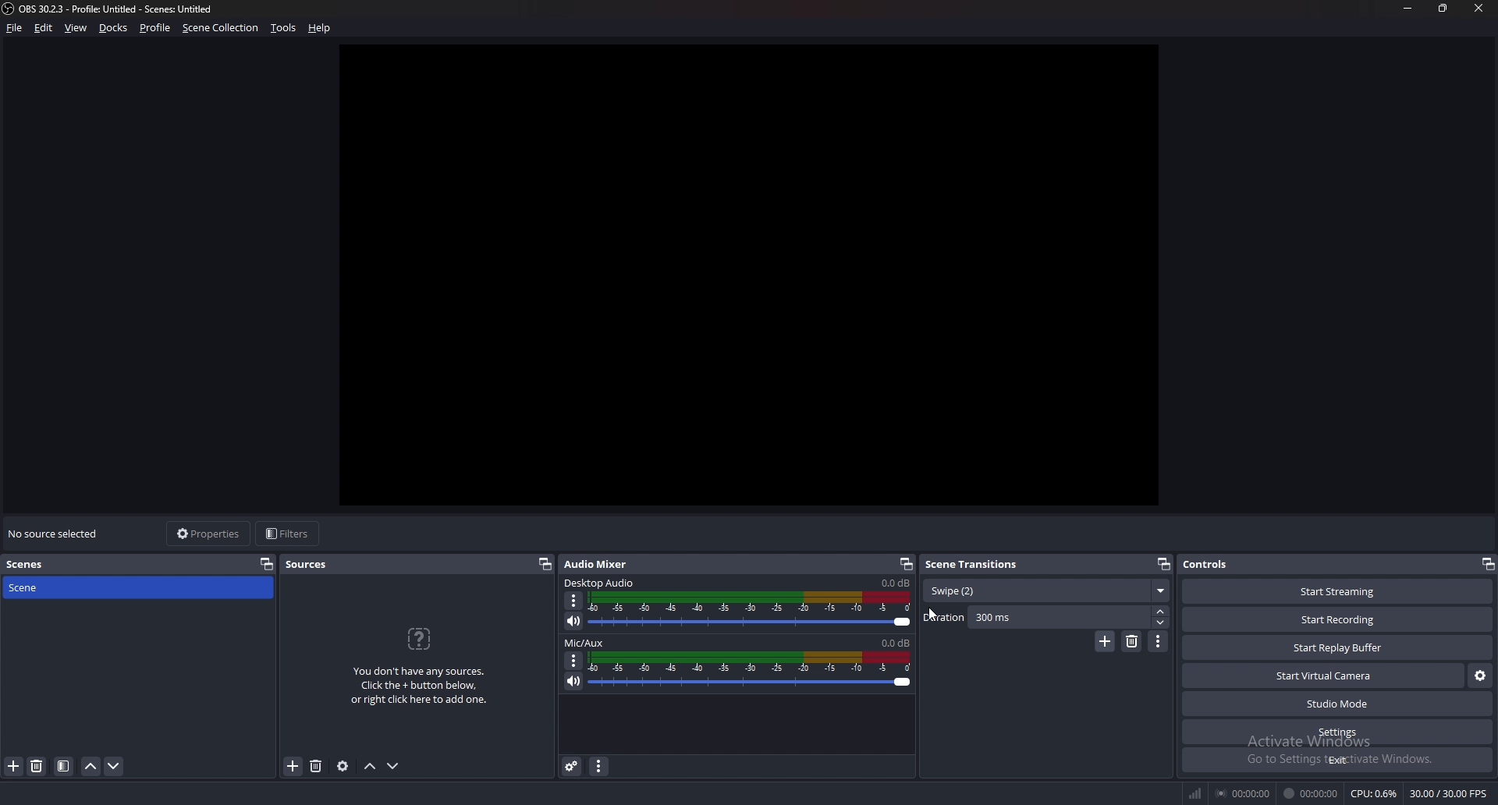  Describe the element at coordinates (1337, 592) in the screenshot. I see `start streaming` at that location.